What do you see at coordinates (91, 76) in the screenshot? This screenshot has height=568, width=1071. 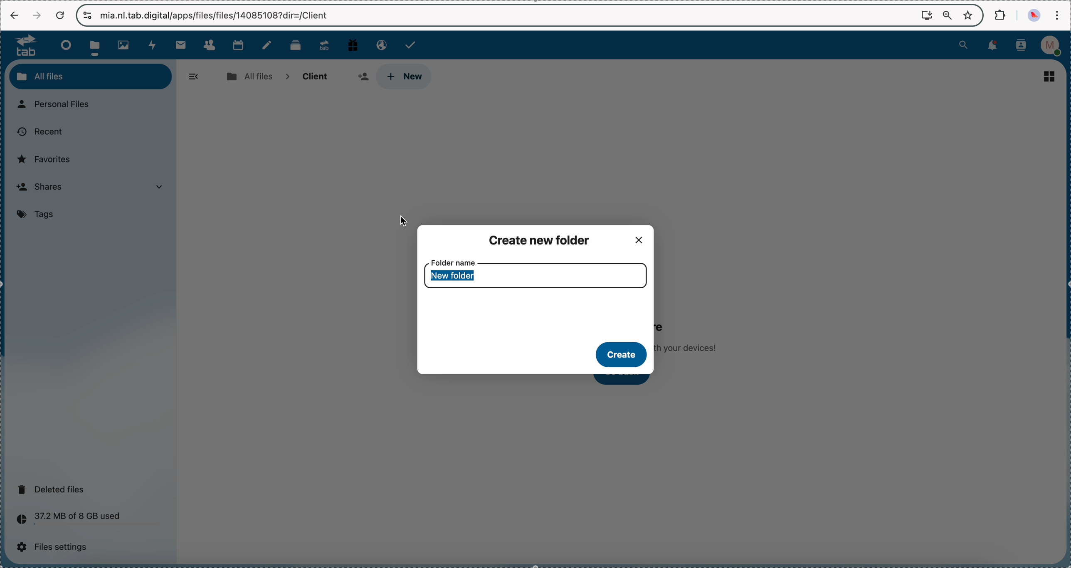 I see `all files` at bounding box center [91, 76].